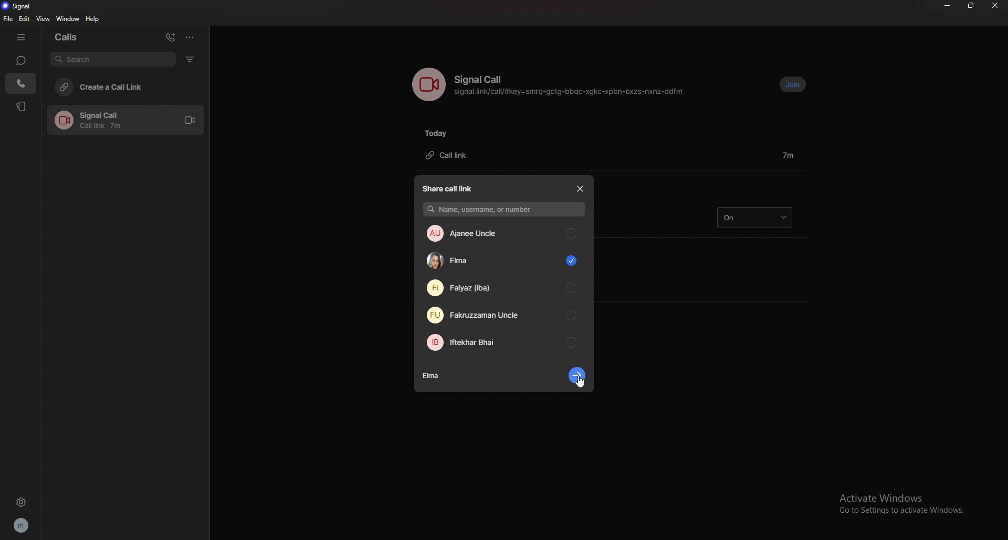 Image resolution: width=1008 pixels, height=540 pixels. Describe the element at coordinates (754, 218) in the screenshot. I see `on` at that location.